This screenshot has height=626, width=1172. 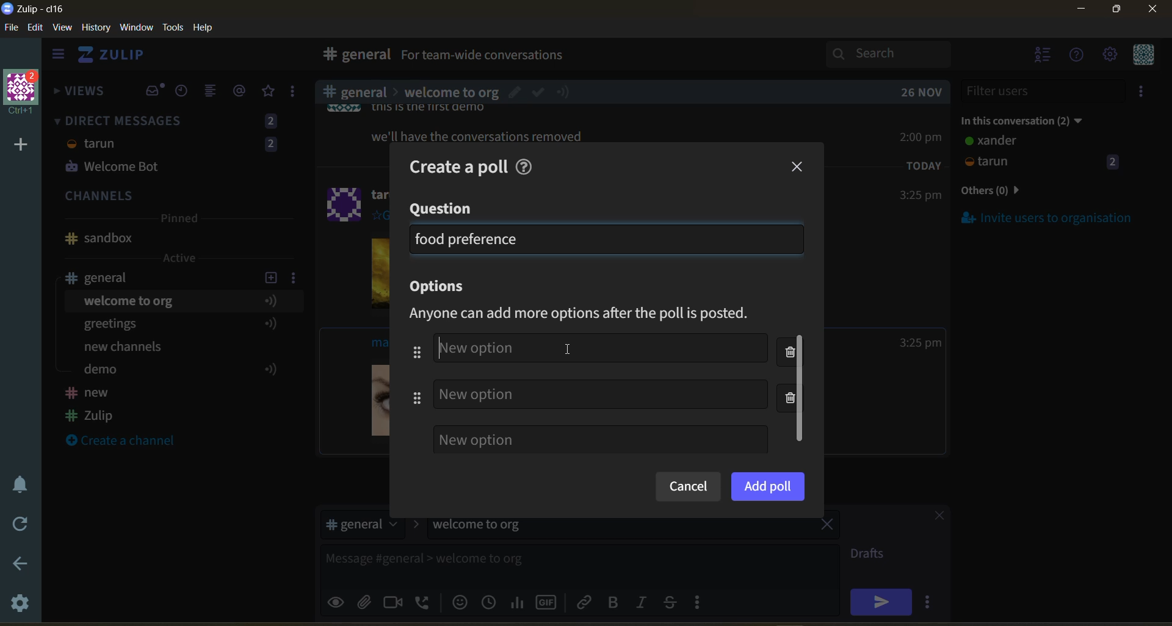 What do you see at coordinates (453, 164) in the screenshot?
I see `create a poll` at bounding box center [453, 164].